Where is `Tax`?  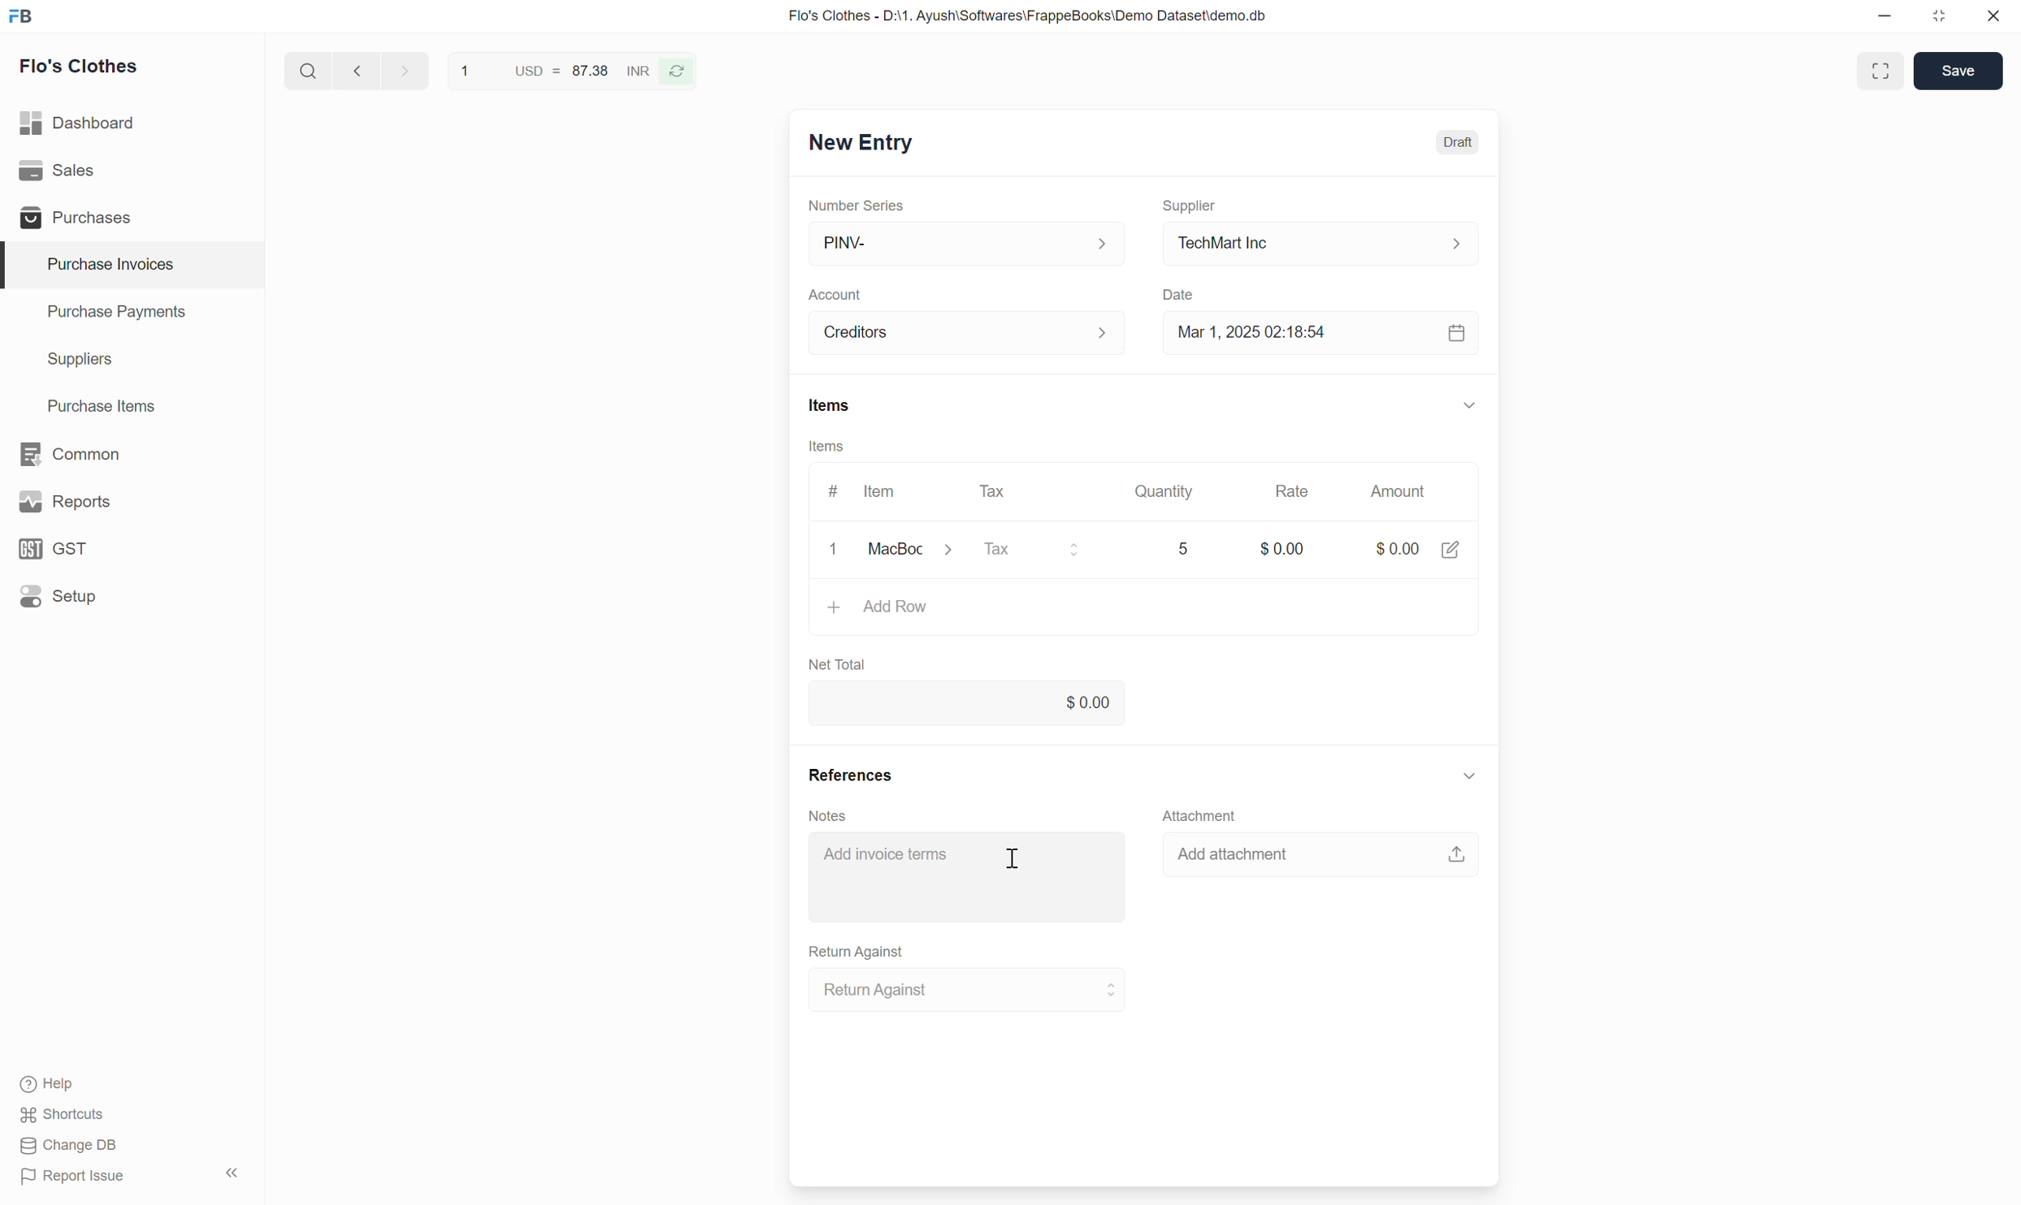 Tax is located at coordinates (1039, 551).